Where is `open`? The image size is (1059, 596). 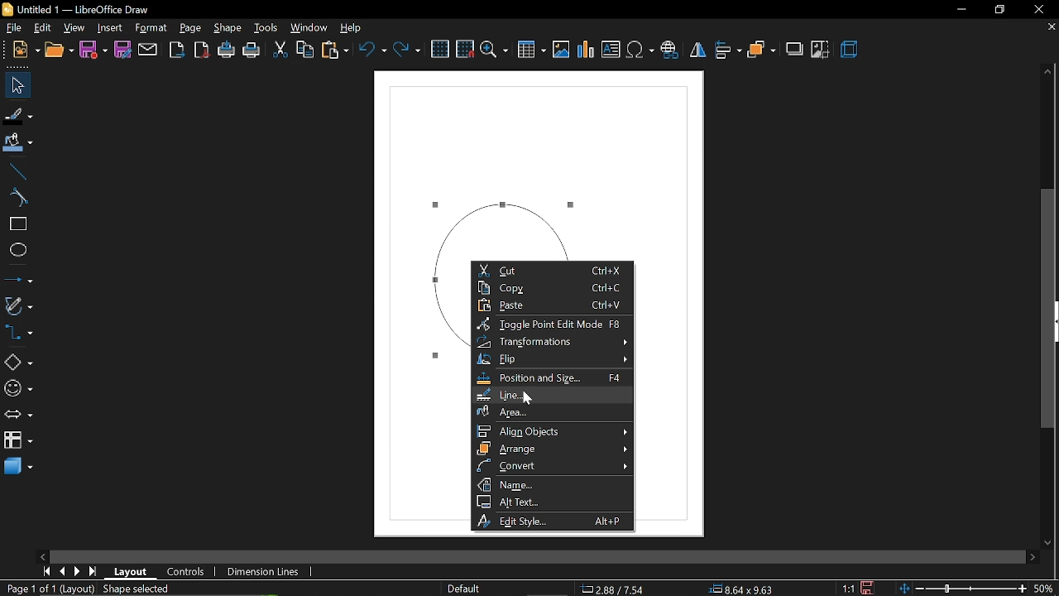 open is located at coordinates (25, 50).